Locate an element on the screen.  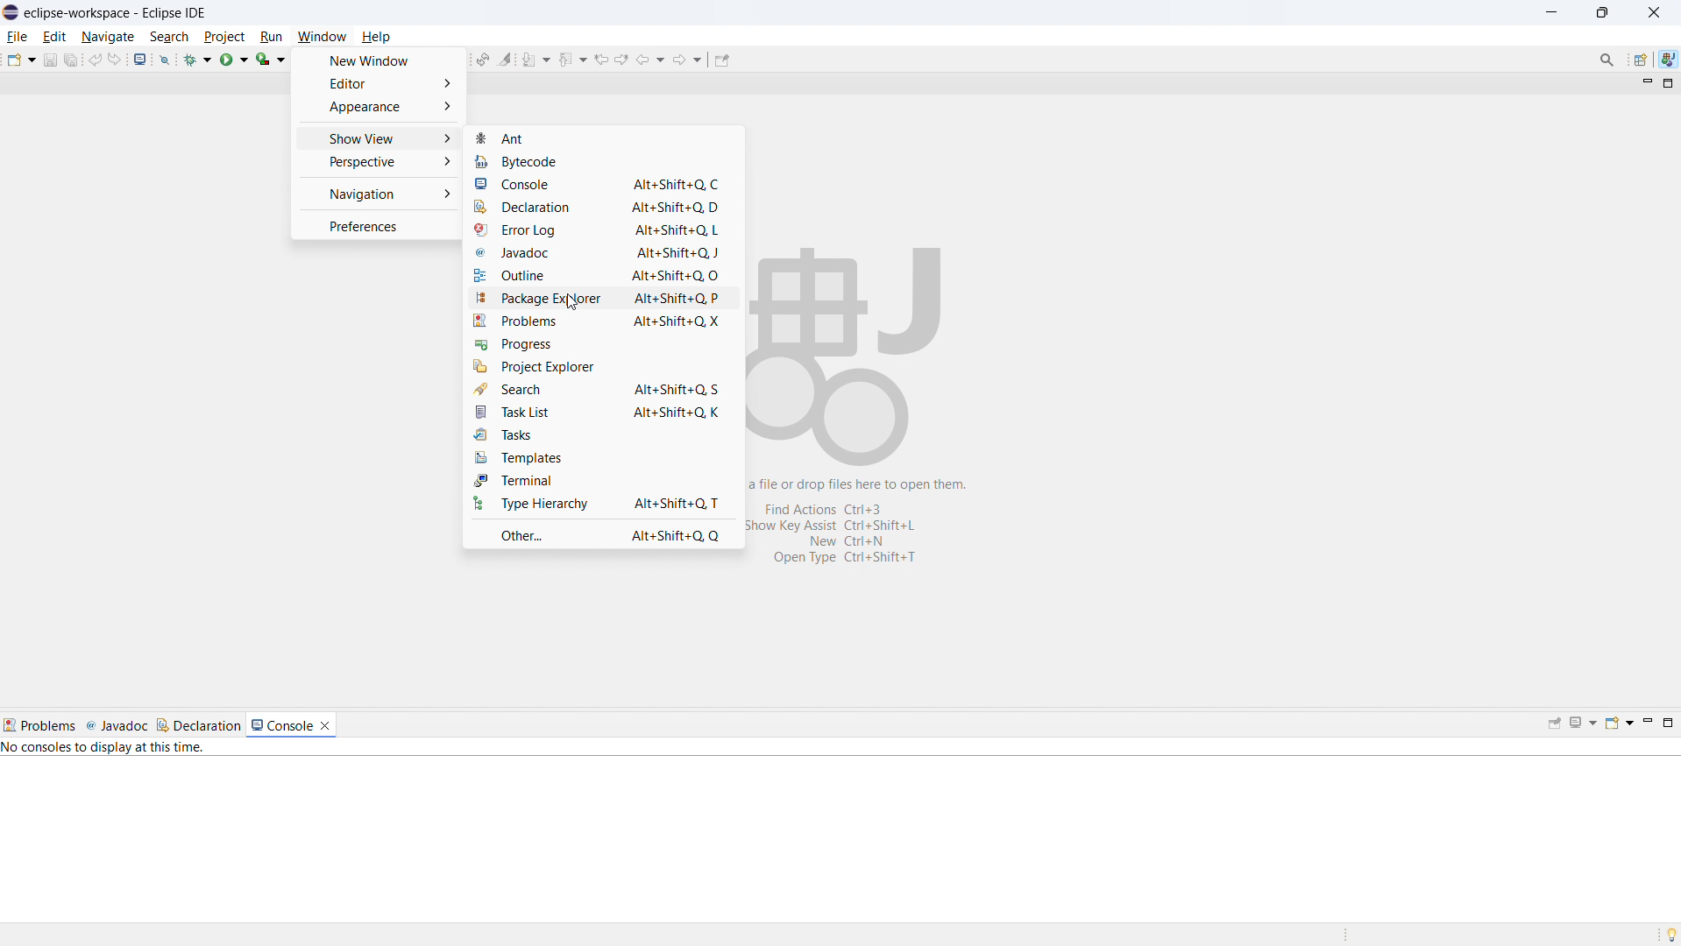
perspective is located at coordinates (377, 162).